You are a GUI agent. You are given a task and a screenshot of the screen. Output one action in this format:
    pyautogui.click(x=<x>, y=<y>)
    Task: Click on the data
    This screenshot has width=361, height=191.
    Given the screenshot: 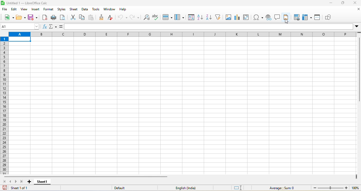 What is the action you would take?
    pyautogui.click(x=85, y=10)
    